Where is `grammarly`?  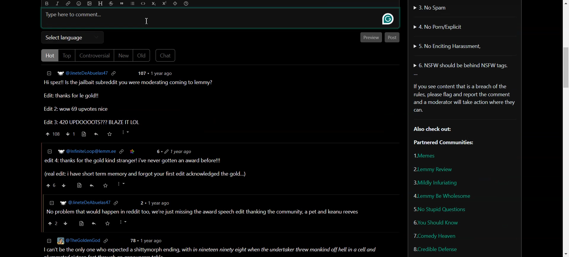 grammarly is located at coordinates (388, 17).